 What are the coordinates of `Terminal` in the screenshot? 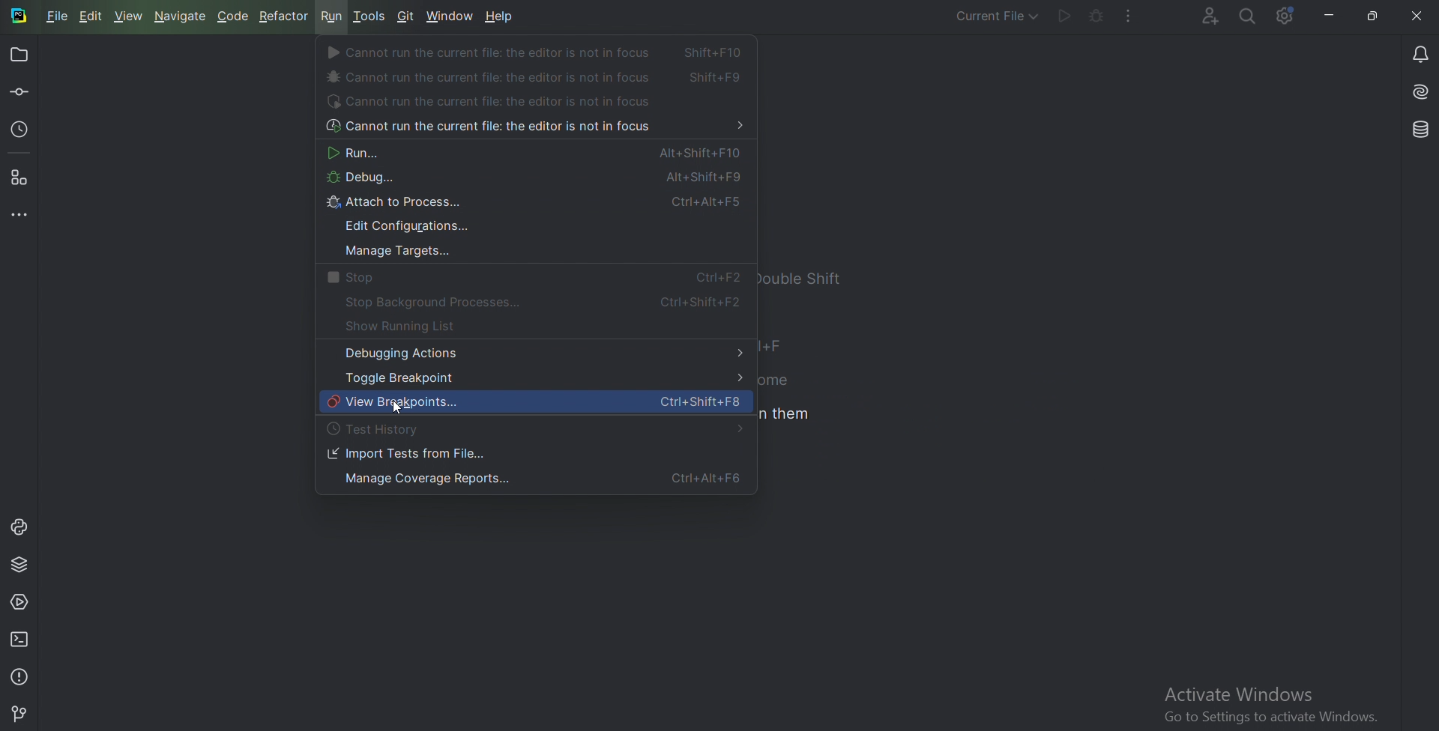 It's located at (21, 639).